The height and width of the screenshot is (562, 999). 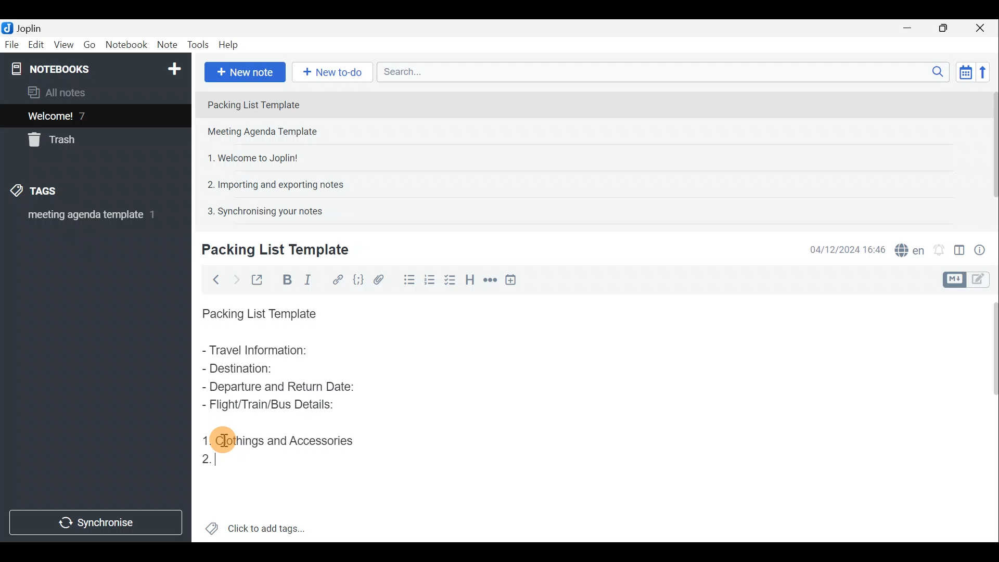 I want to click on Trash, so click(x=56, y=142).